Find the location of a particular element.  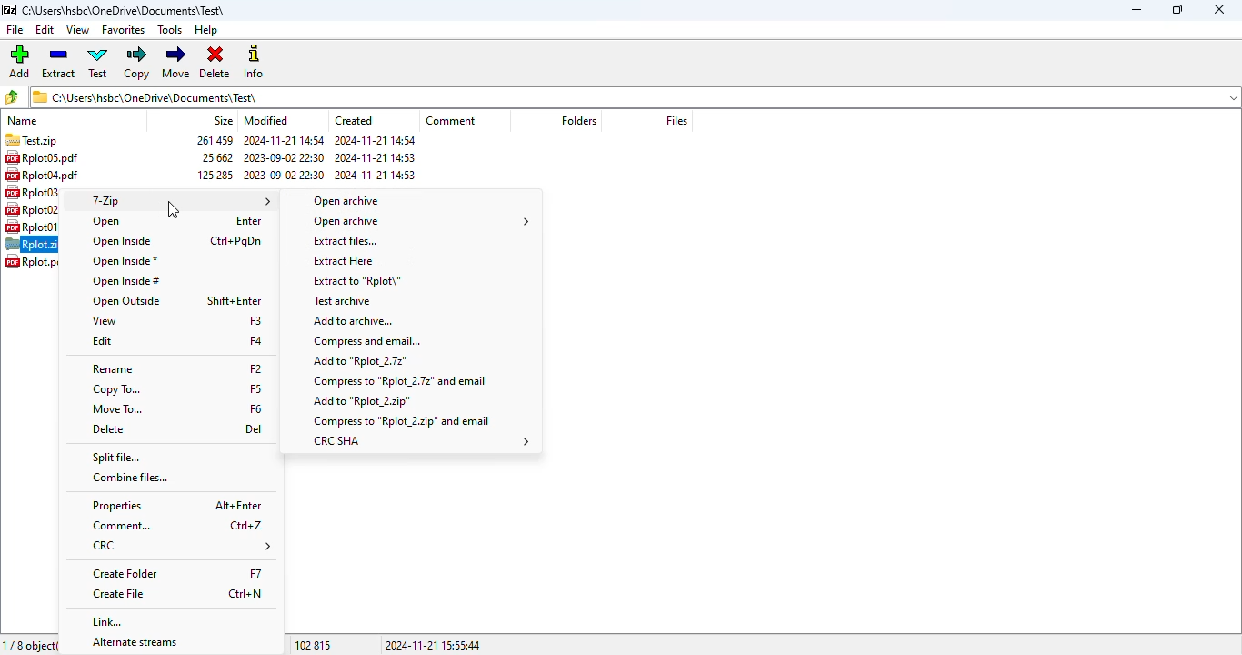

shortcut for move to is located at coordinates (257, 409).